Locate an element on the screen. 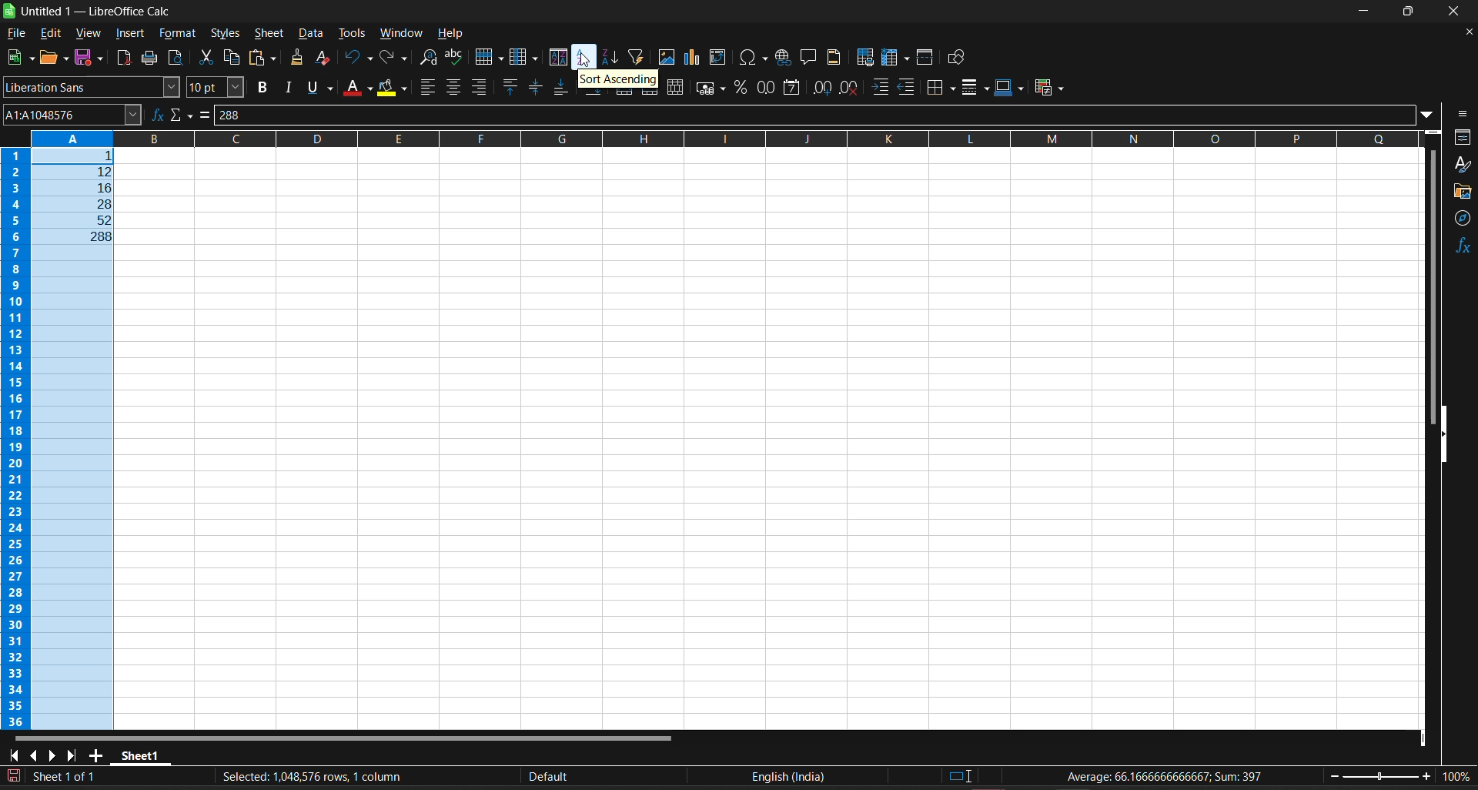 The image size is (1478, 790). format as date is located at coordinates (790, 88).